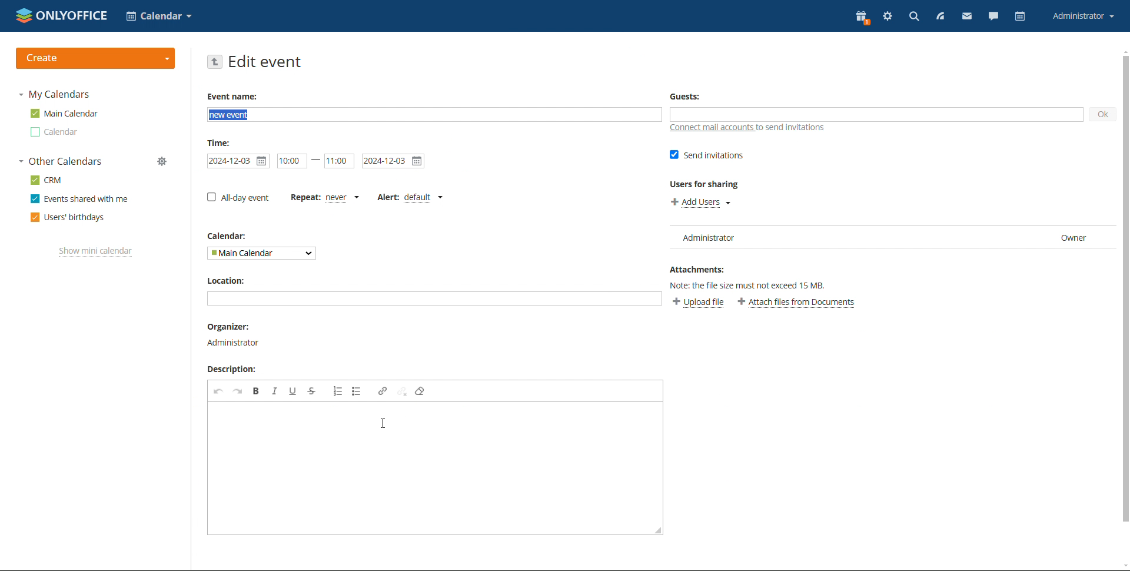  What do you see at coordinates (294, 391) in the screenshot?
I see `underline` at bounding box center [294, 391].